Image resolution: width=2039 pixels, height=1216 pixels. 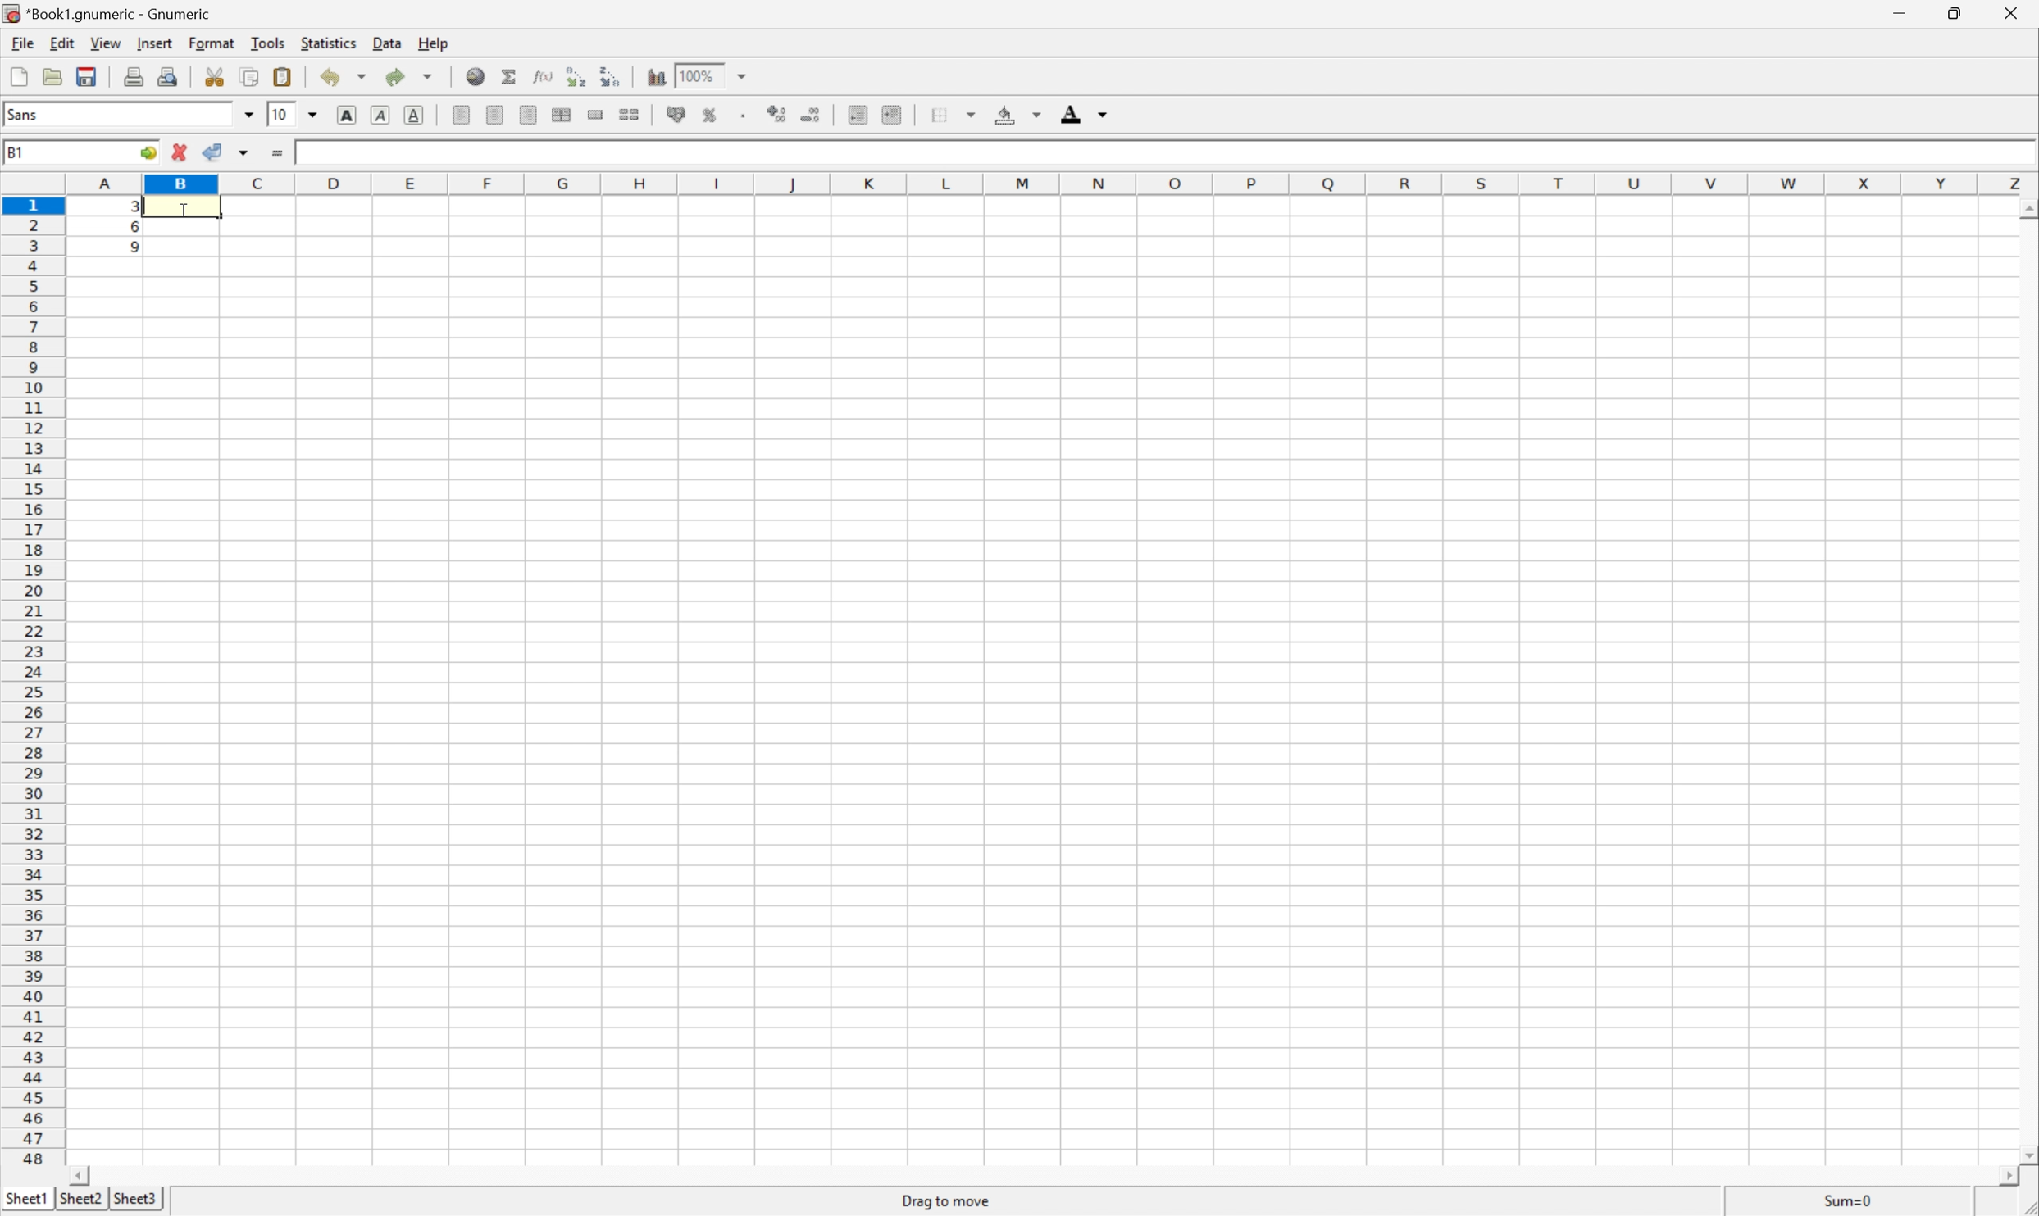 What do you see at coordinates (1850, 1200) in the screenshot?
I see `Sum=0` at bounding box center [1850, 1200].